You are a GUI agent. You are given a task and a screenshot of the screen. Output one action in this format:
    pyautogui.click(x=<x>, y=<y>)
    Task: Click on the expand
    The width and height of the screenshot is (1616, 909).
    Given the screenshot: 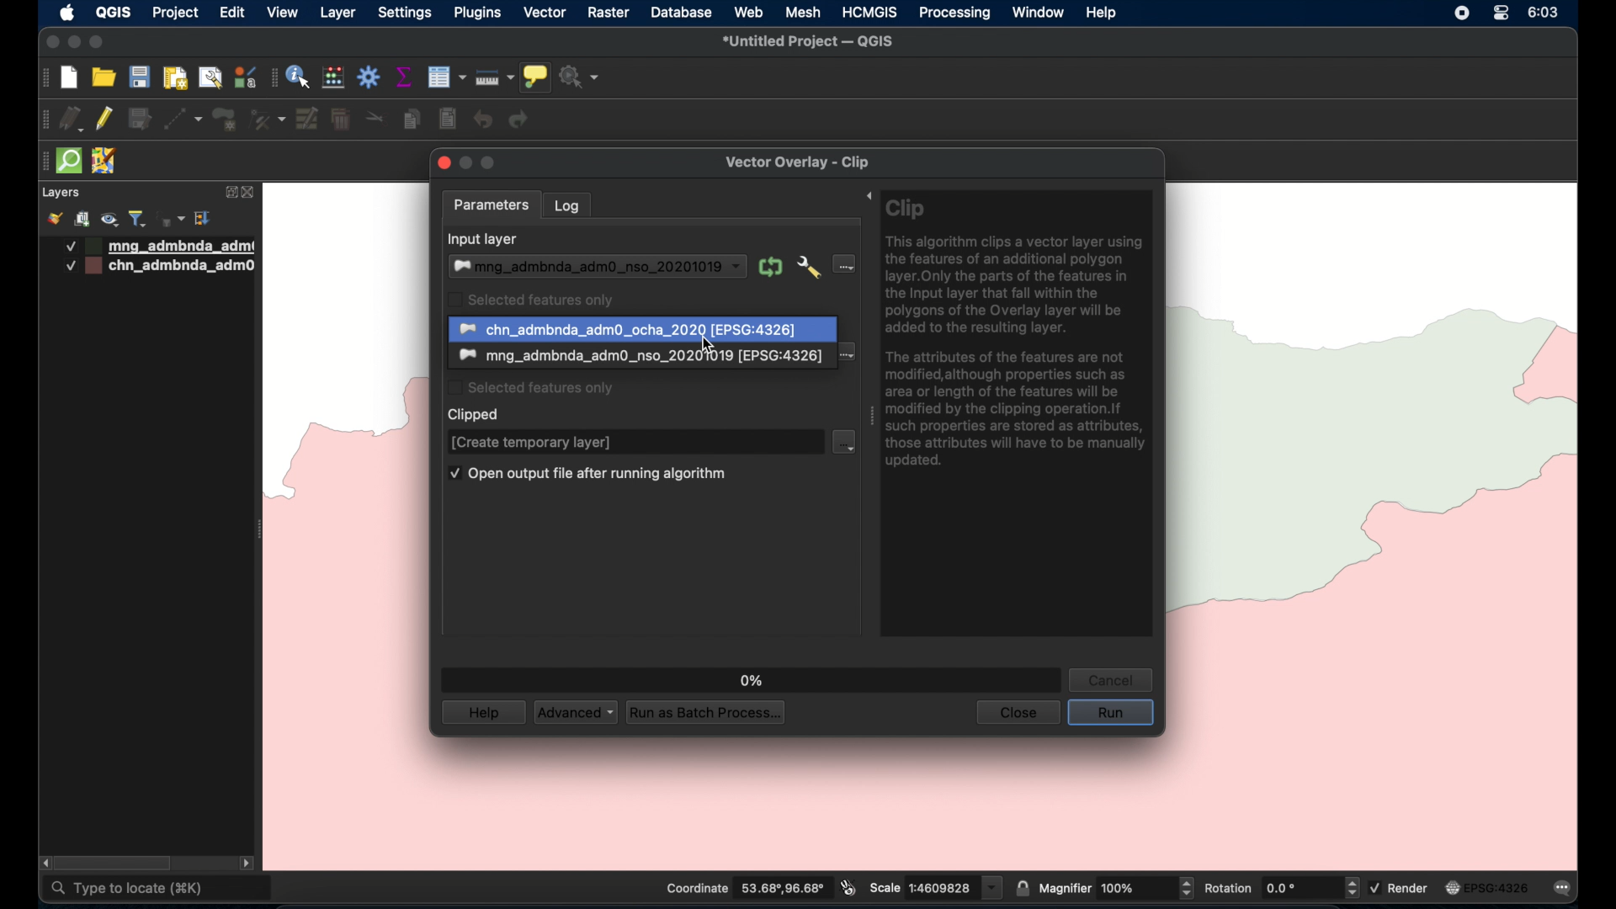 What is the action you would take?
    pyautogui.click(x=864, y=196)
    